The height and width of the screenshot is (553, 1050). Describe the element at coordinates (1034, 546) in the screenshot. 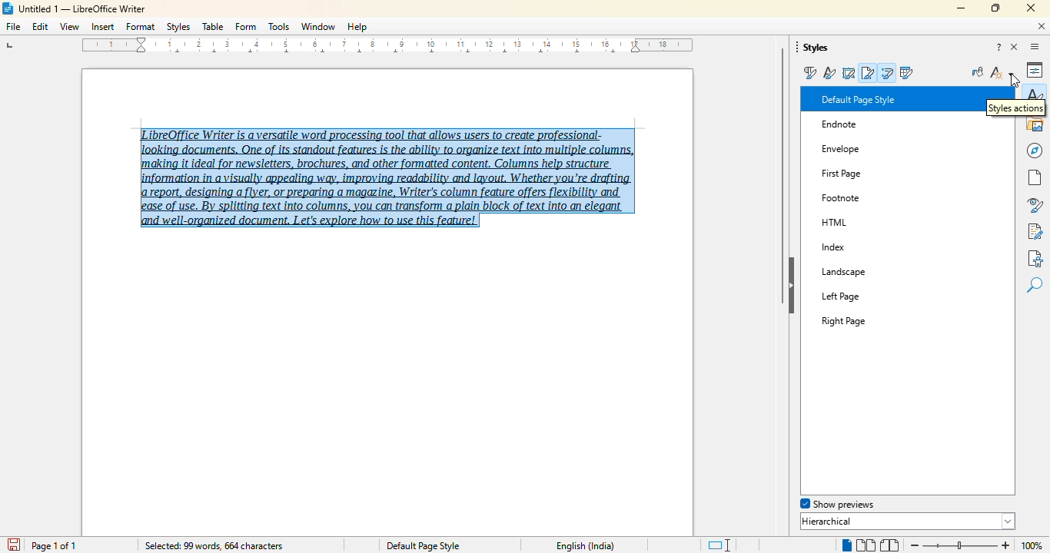

I see `100% (change zoom level)` at that location.